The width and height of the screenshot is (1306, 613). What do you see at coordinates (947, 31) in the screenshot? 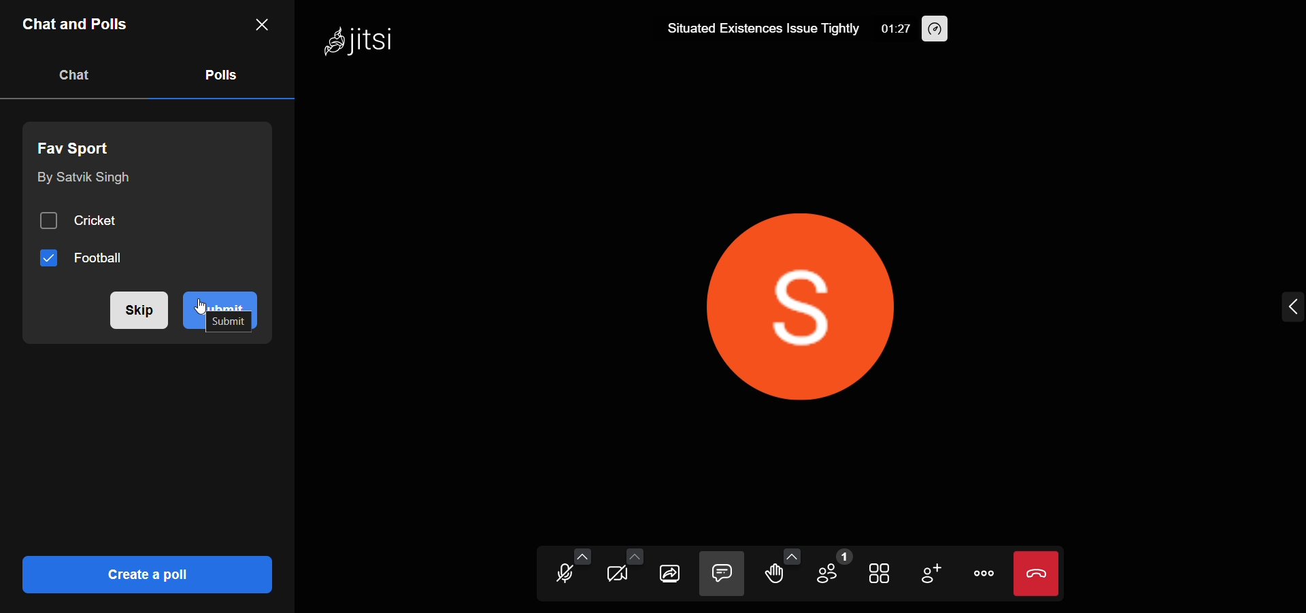
I see `performance setting` at bounding box center [947, 31].